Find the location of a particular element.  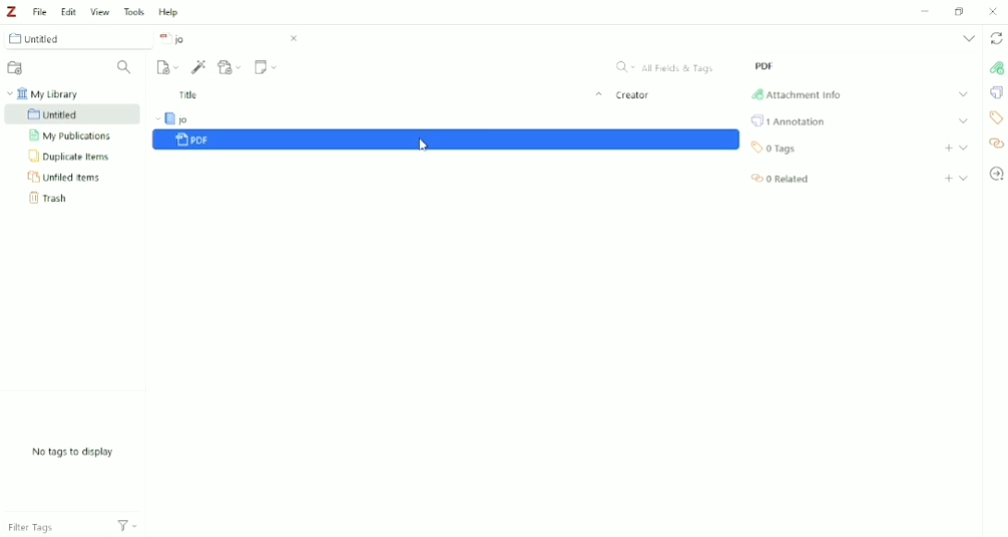

jo is located at coordinates (196, 118).